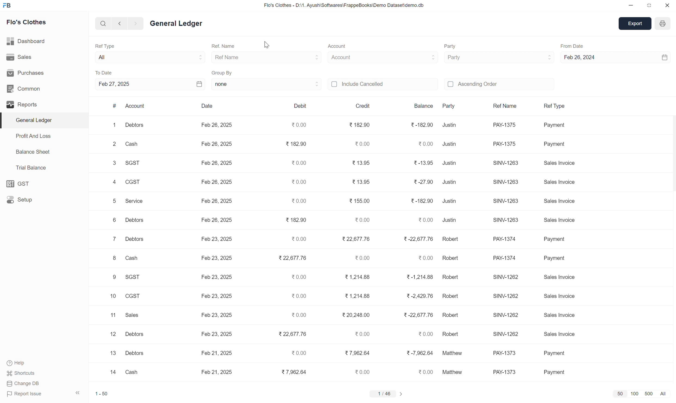 The image size is (676, 403). What do you see at coordinates (452, 373) in the screenshot?
I see `mathew` at bounding box center [452, 373].